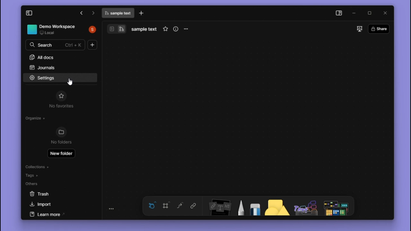 The height and width of the screenshot is (231, 411). I want to click on cursor, so click(70, 82).